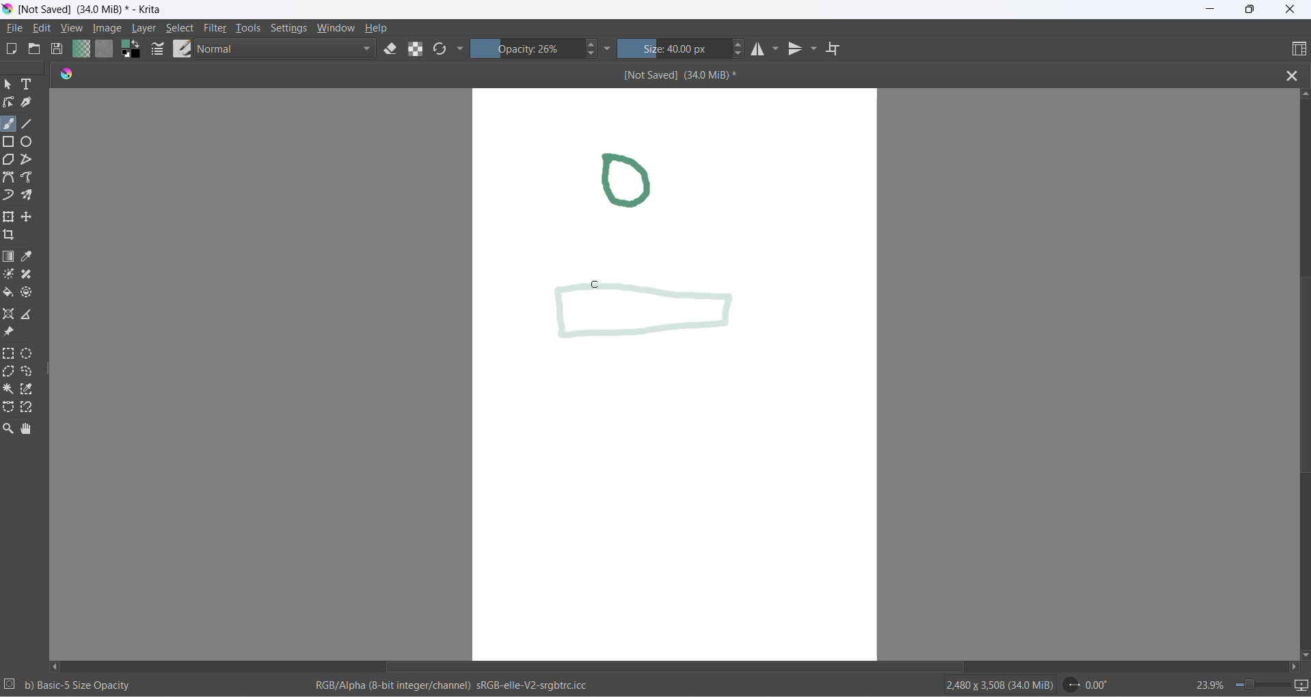  What do you see at coordinates (10, 258) in the screenshot?
I see `draw gradient` at bounding box center [10, 258].